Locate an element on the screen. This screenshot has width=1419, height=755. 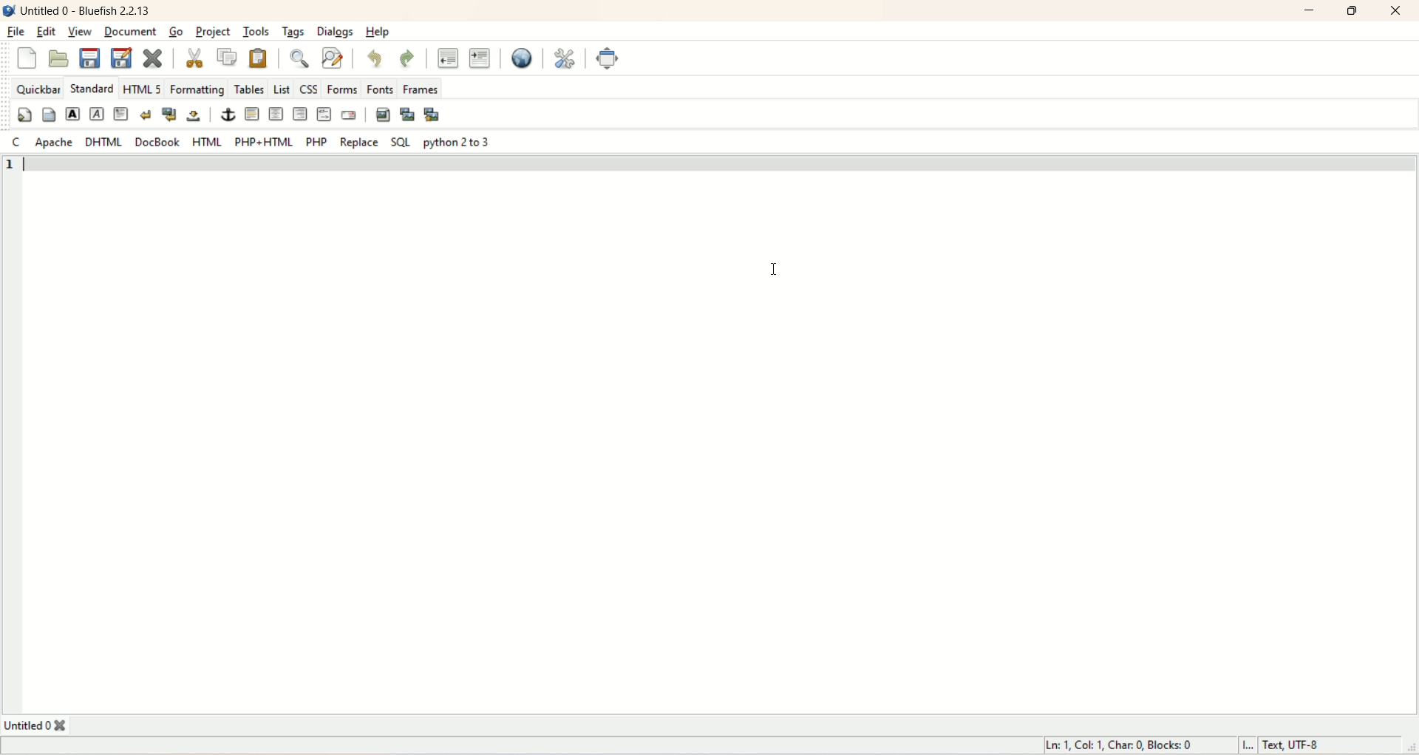
copy is located at coordinates (231, 58).